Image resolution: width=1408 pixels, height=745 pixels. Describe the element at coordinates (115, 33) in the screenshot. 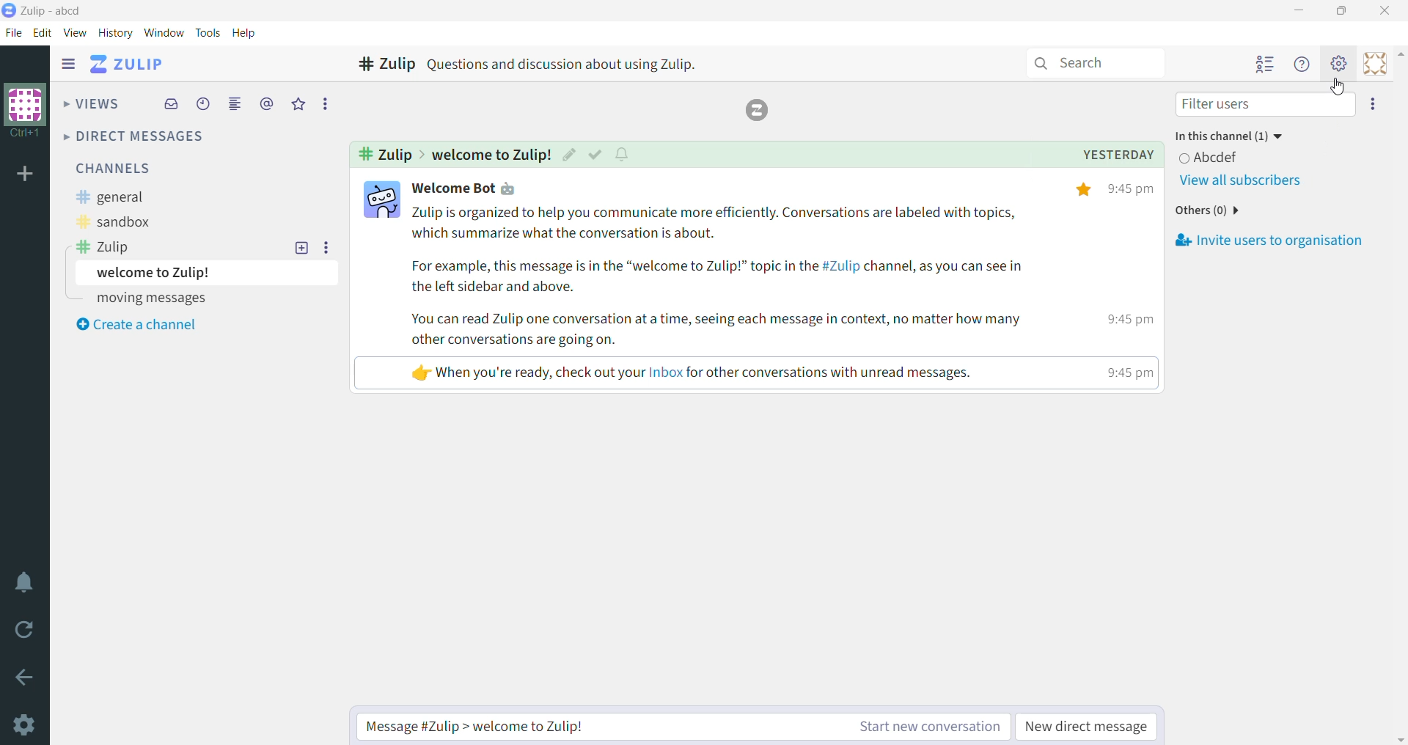

I see `History` at that location.